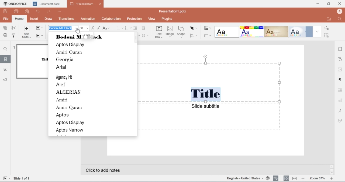  Describe the element at coordinates (48, 4) in the screenshot. I see `Document1.docx` at that location.